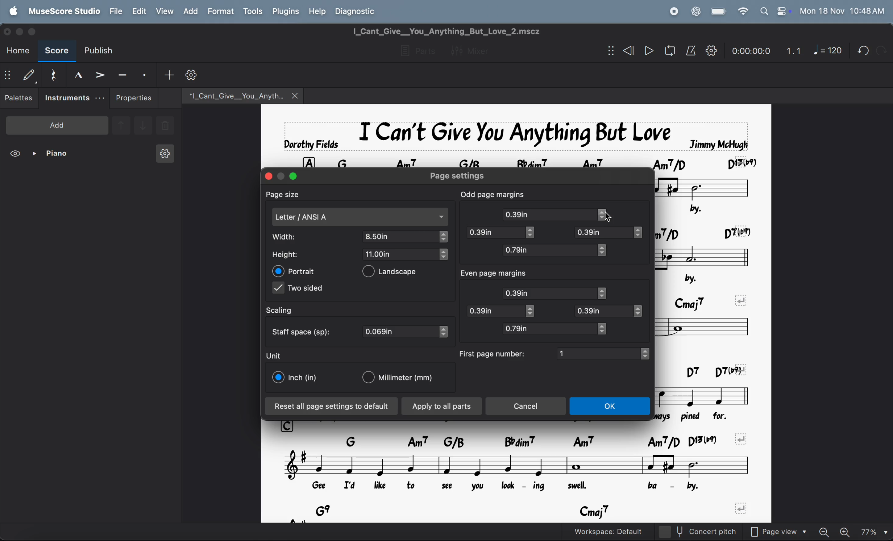 This screenshot has width=893, height=541. What do you see at coordinates (29, 75) in the screenshot?
I see `display` at bounding box center [29, 75].